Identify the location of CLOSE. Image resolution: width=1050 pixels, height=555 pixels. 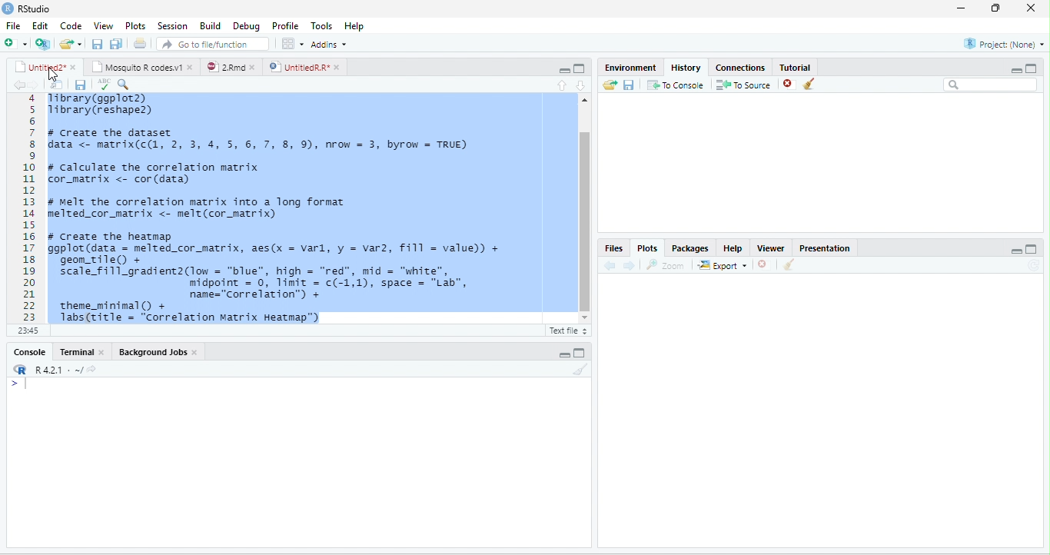
(765, 264).